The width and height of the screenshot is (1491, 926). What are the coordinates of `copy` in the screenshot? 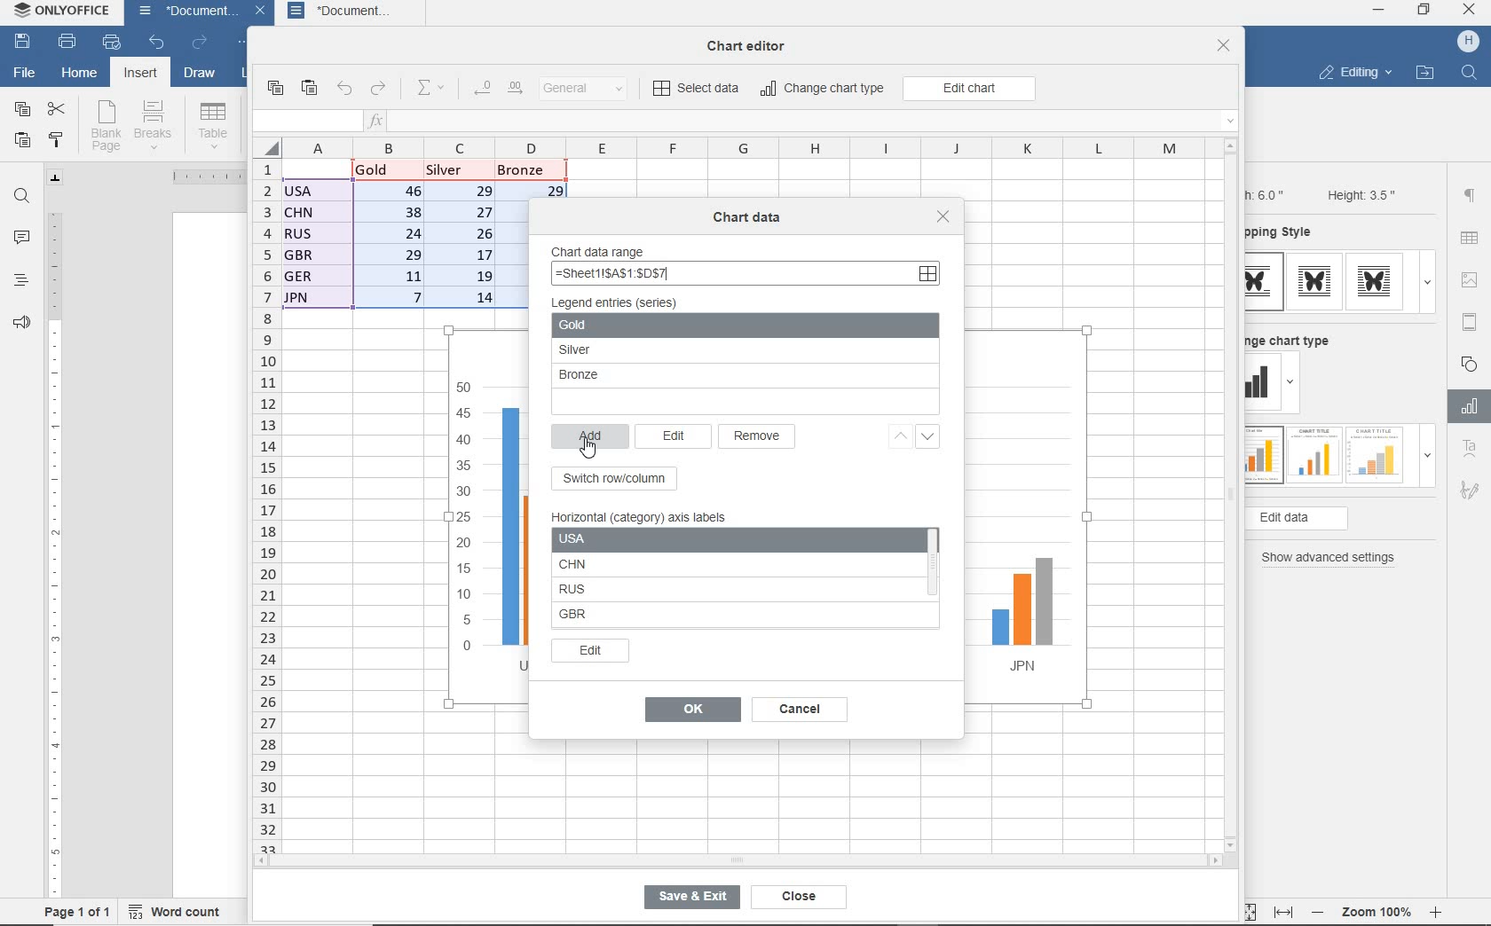 It's located at (274, 88).